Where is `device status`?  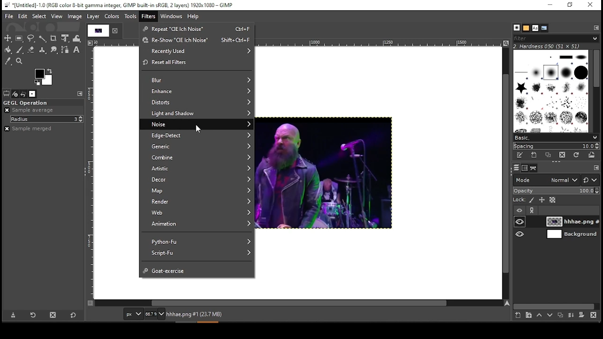
device status is located at coordinates (15, 93).